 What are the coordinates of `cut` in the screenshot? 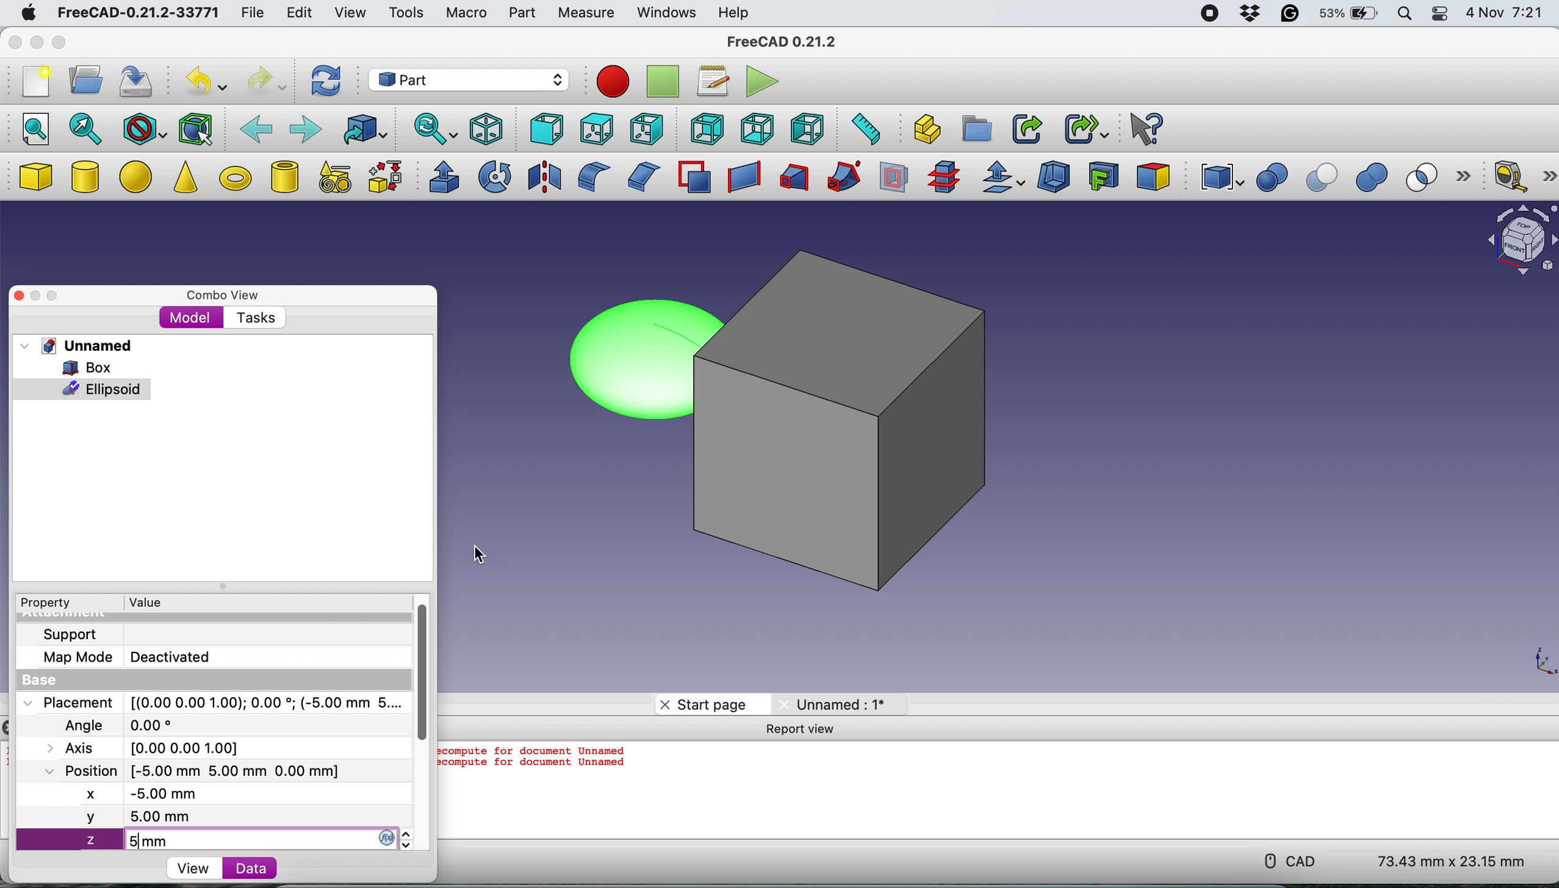 It's located at (1324, 178).